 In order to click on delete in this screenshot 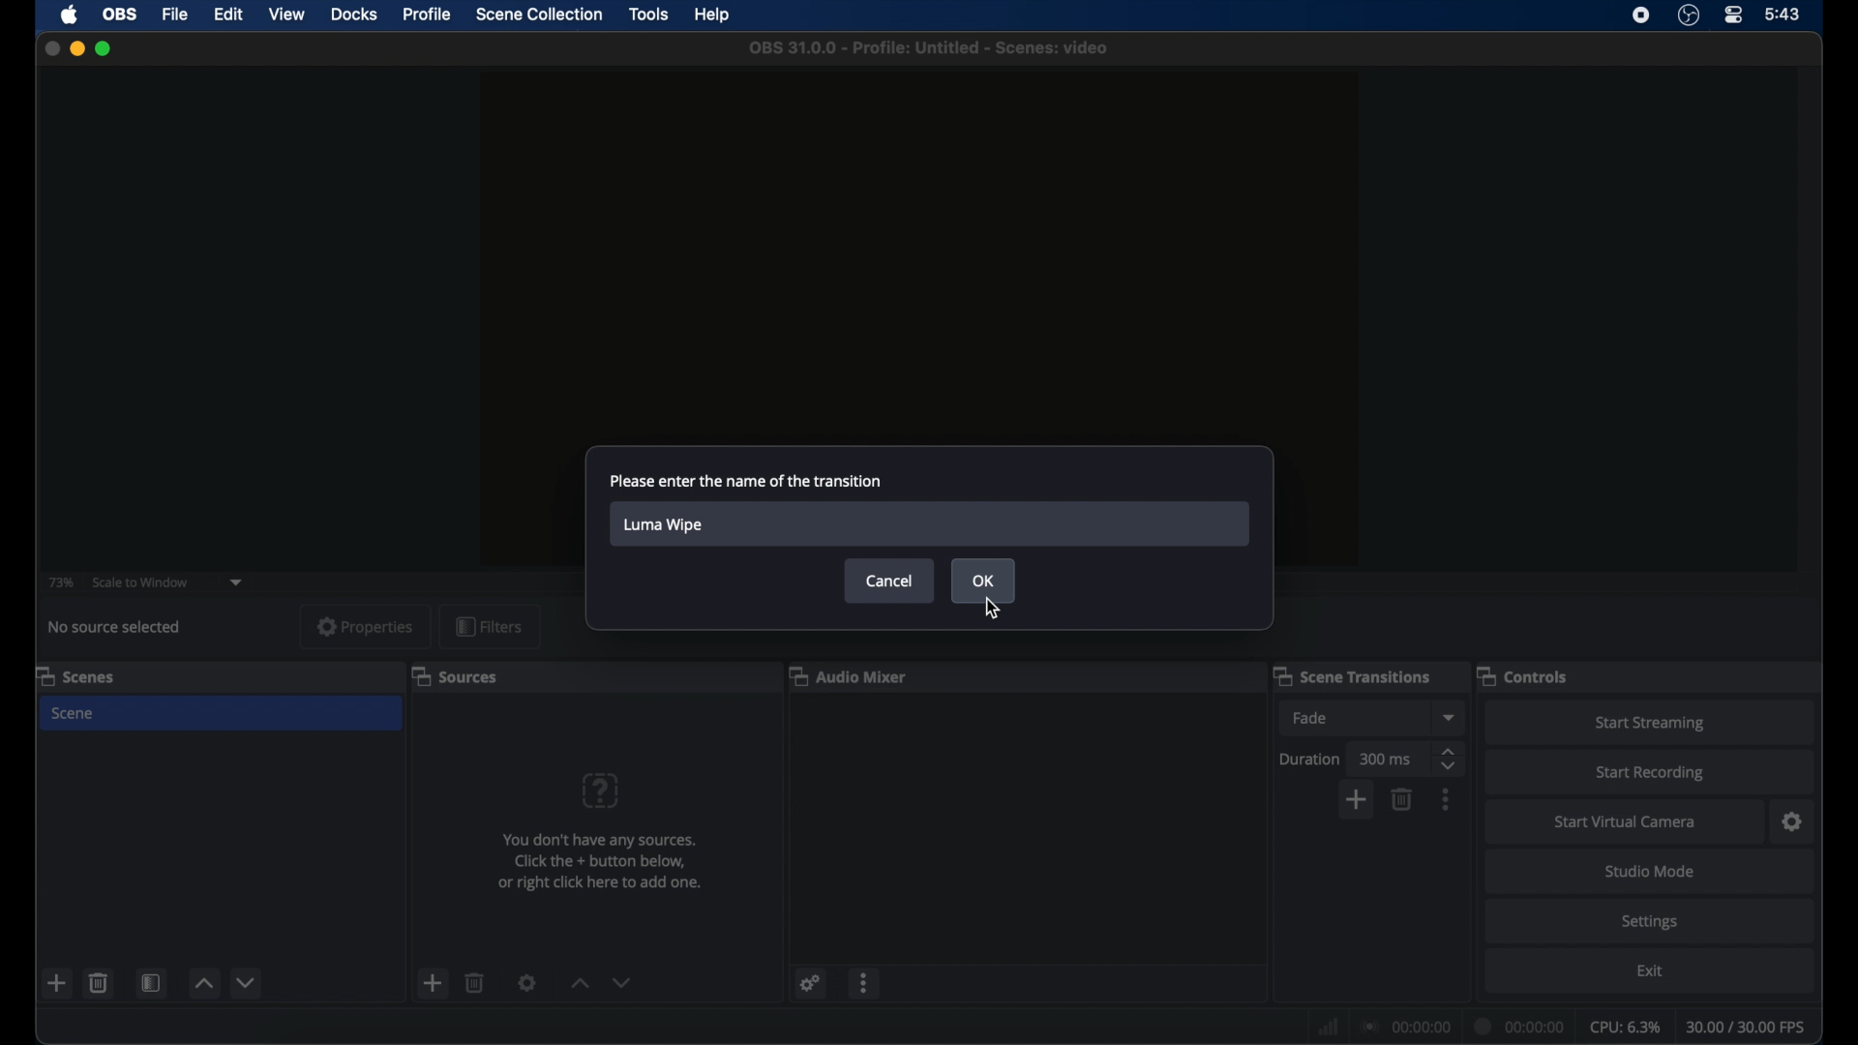, I will do `click(475, 982)`.